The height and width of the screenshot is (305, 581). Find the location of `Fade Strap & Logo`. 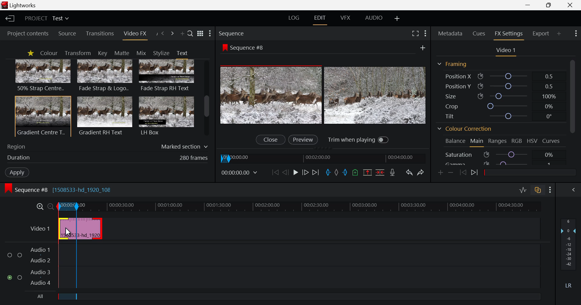

Fade Strap & Logo is located at coordinates (105, 76).